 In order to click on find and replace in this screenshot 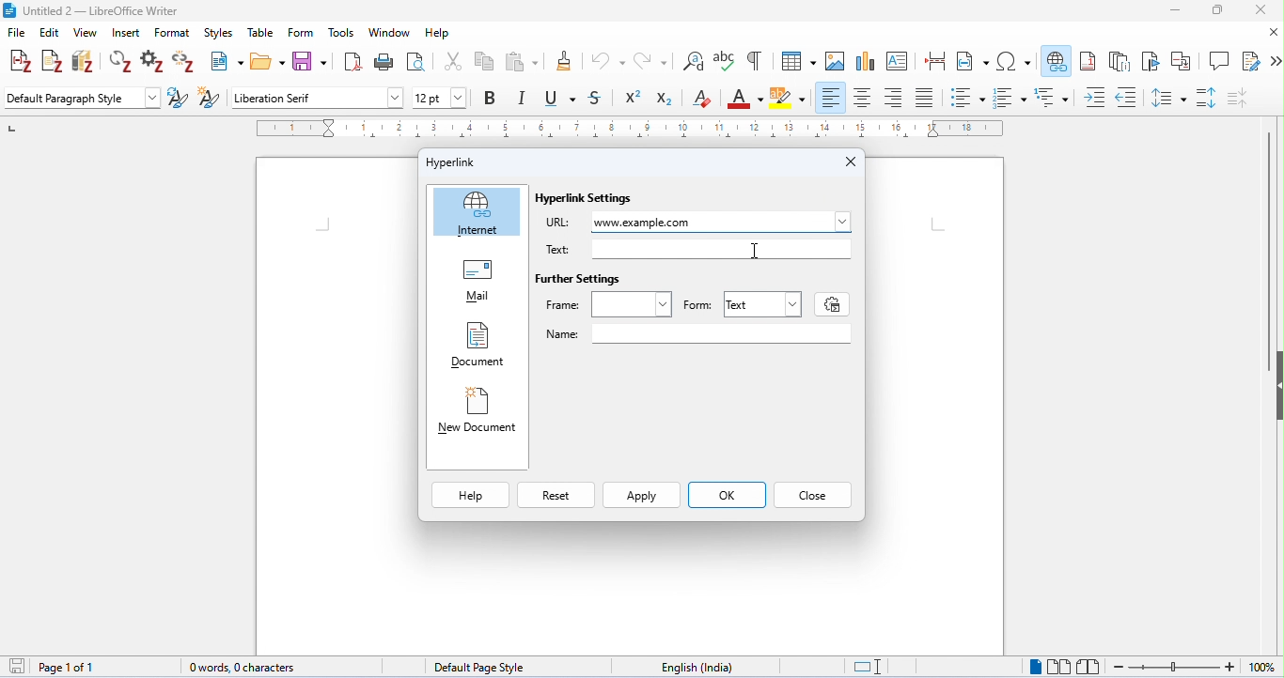, I will do `click(694, 61)`.